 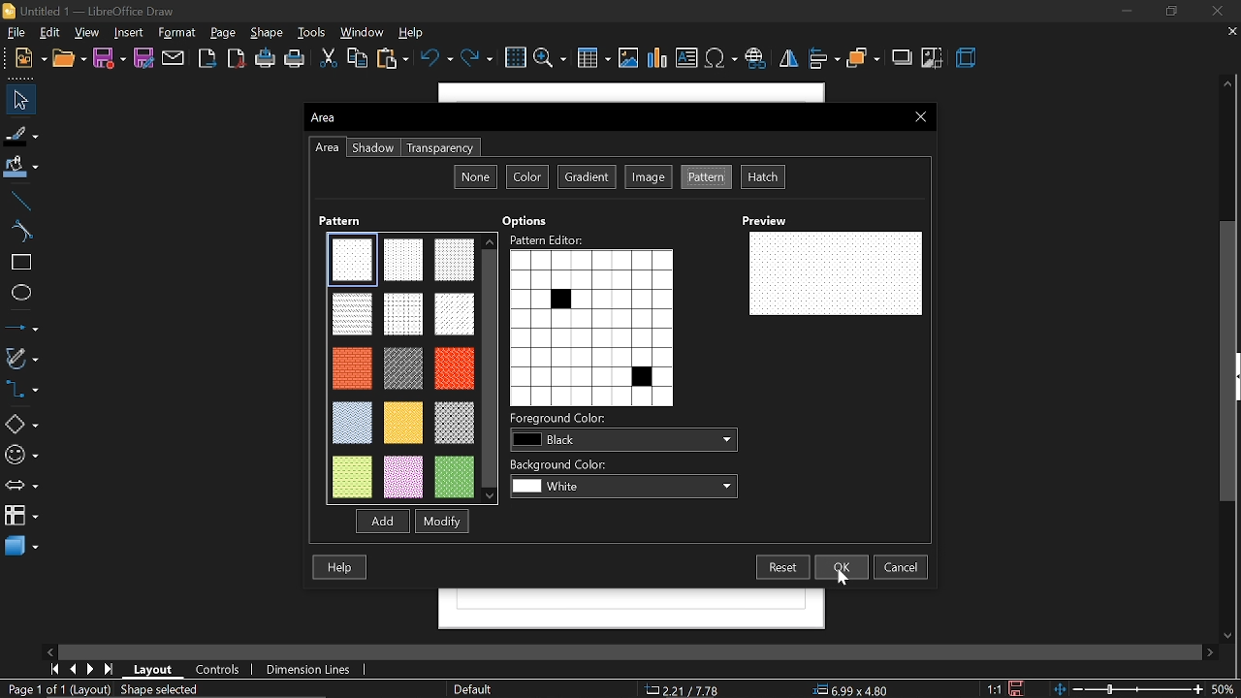 What do you see at coordinates (391, 59) in the screenshot?
I see `paste` at bounding box center [391, 59].